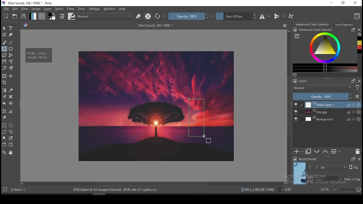  I want to click on blending mode, so click(105, 16).